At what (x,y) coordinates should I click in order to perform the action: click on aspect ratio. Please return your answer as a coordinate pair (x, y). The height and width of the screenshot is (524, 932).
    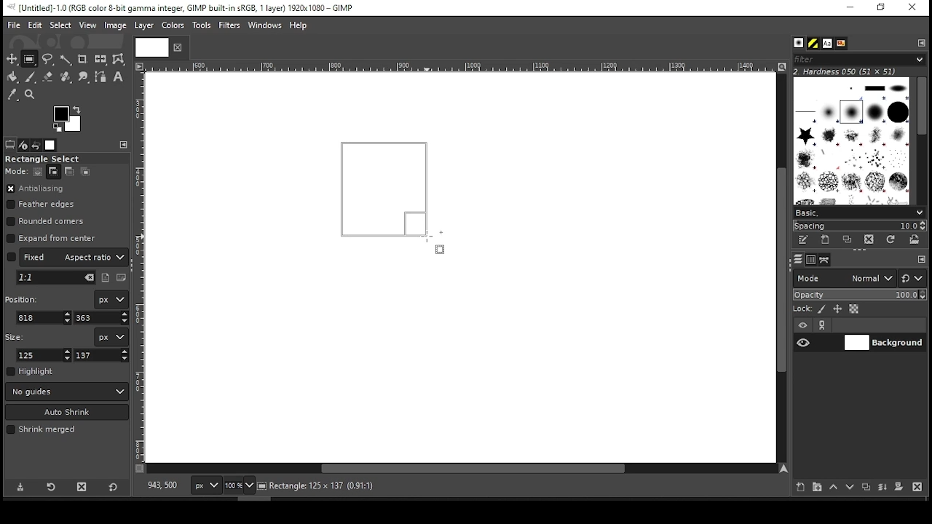
    Looking at the image, I should click on (68, 256).